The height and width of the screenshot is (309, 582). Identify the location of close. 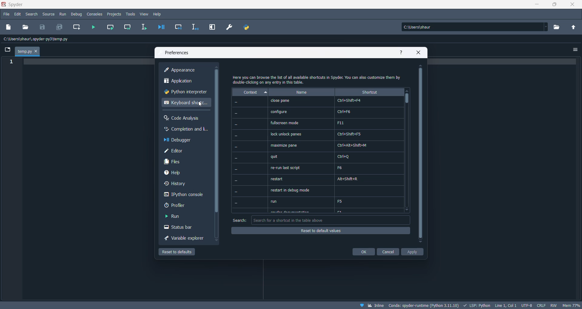
(570, 5).